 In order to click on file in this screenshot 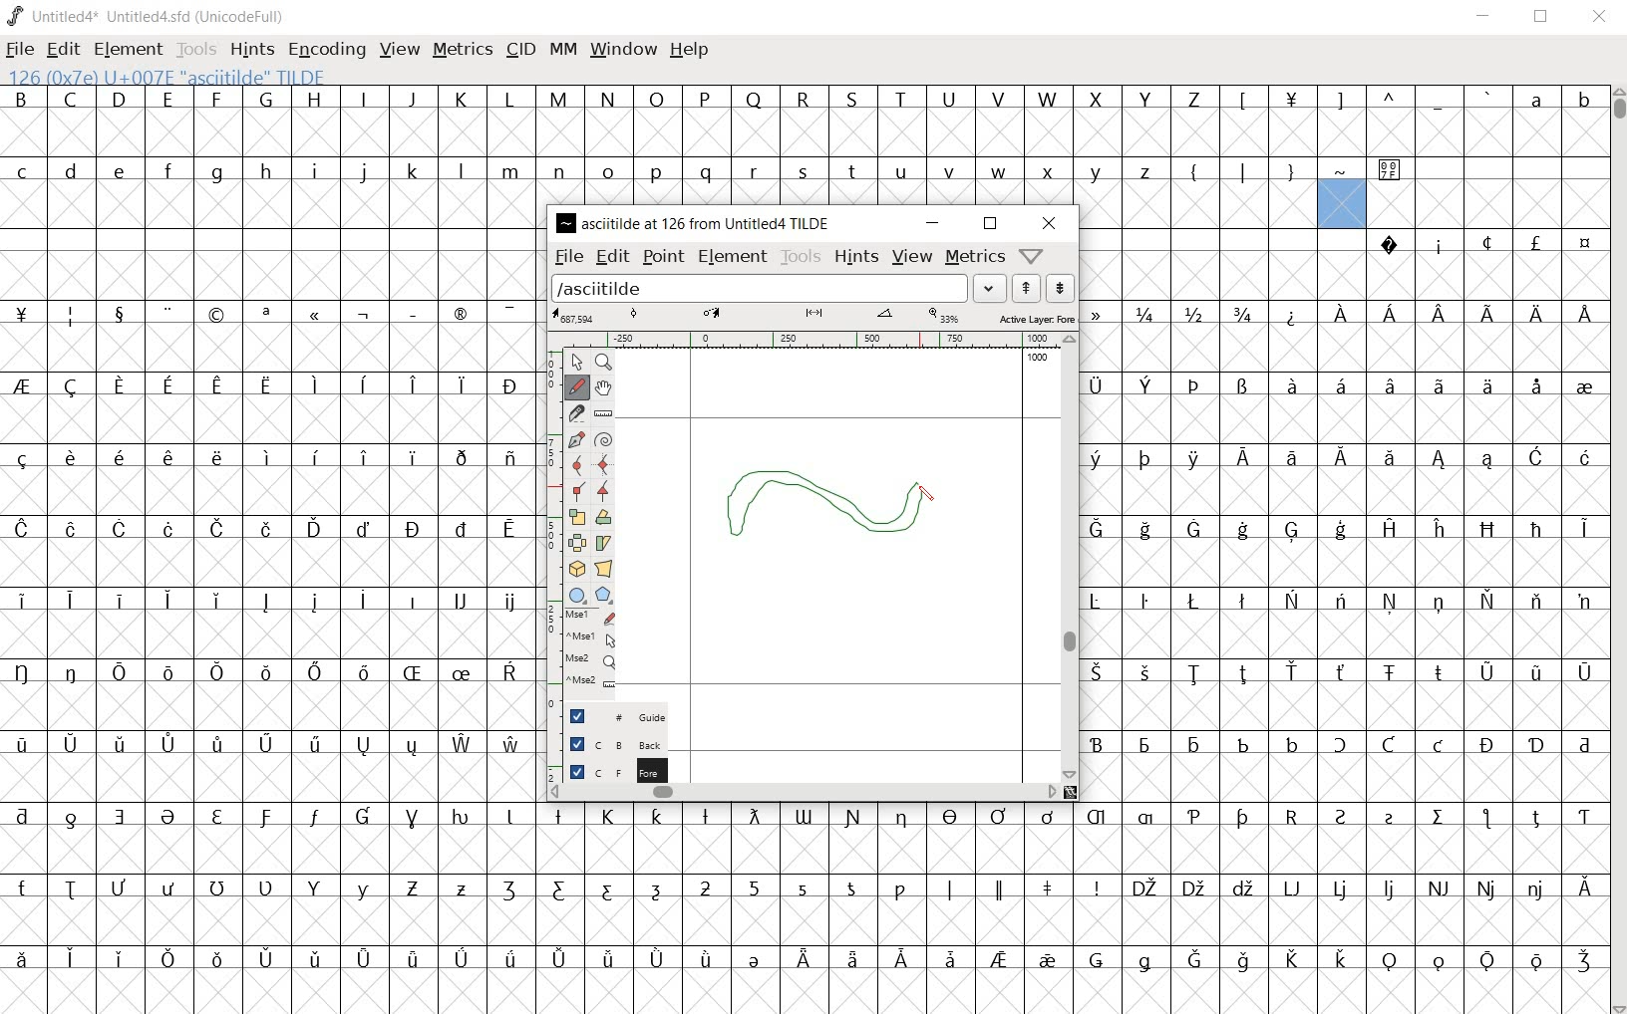, I will do `click(567, 255)`.